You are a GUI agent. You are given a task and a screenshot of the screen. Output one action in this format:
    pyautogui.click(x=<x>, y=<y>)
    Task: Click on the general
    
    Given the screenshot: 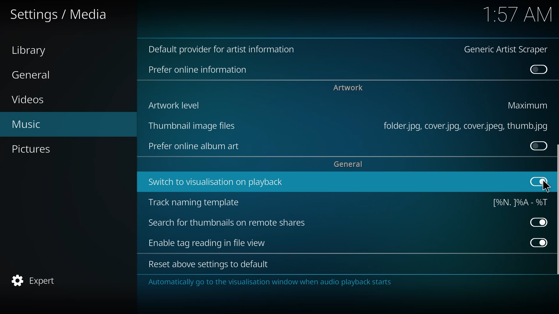 What is the action you would take?
    pyautogui.click(x=348, y=165)
    